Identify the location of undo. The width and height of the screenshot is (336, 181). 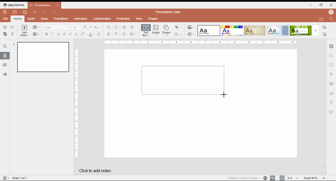
(35, 12).